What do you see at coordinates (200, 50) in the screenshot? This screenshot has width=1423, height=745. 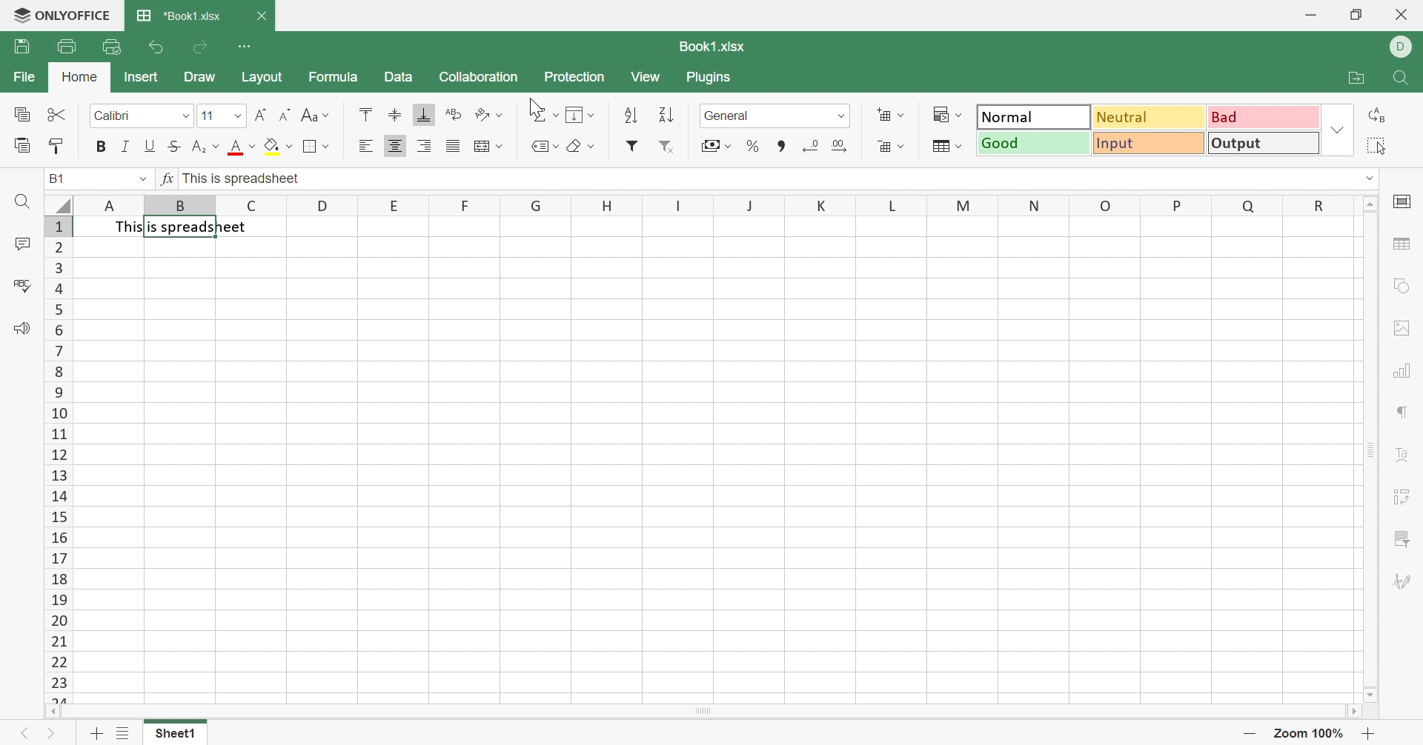 I see `Redo` at bounding box center [200, 50].